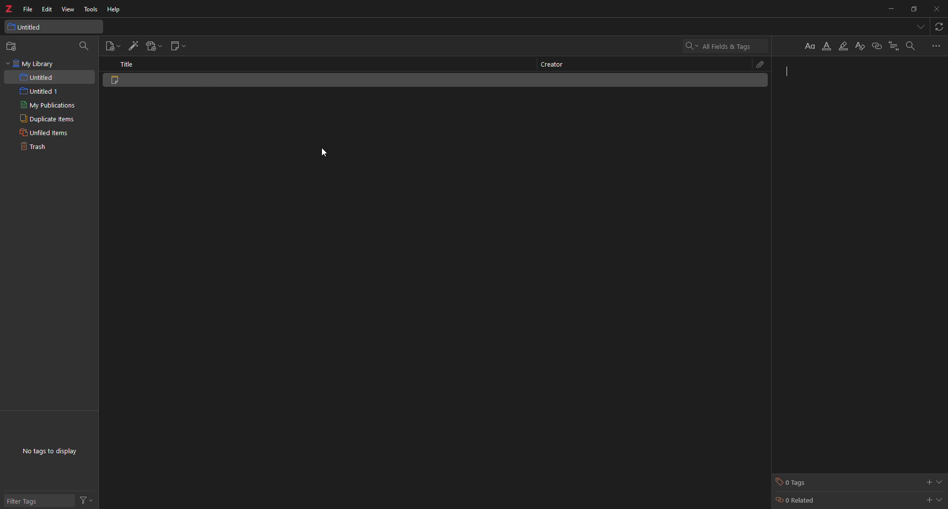  What do you see at coordinates (887, 10) in the screenshot?
I see `minimize` at bounding box center [887, 10].